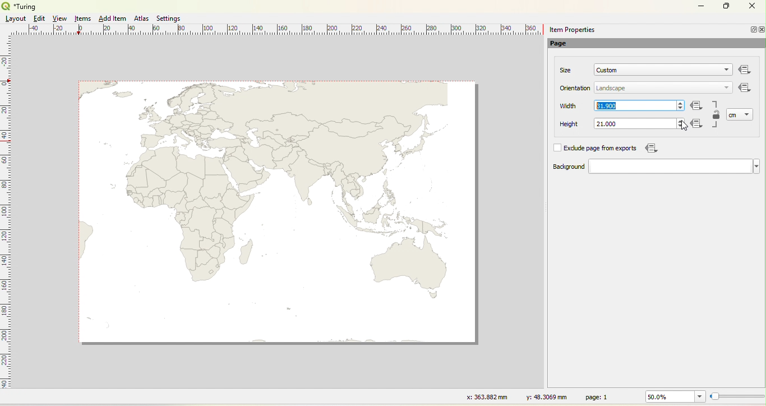  What do you see at coordinates (576, 88) in the screenshot?
I see `Orientation` at bounding box center [576, 88].